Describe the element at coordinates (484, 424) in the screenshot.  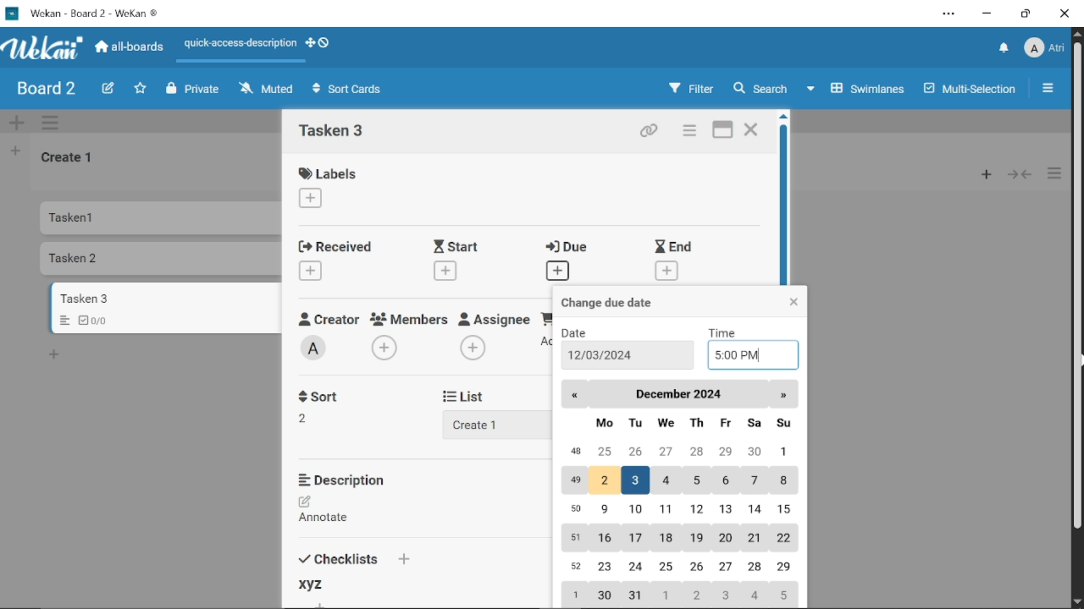
I see `Add list` at that location.